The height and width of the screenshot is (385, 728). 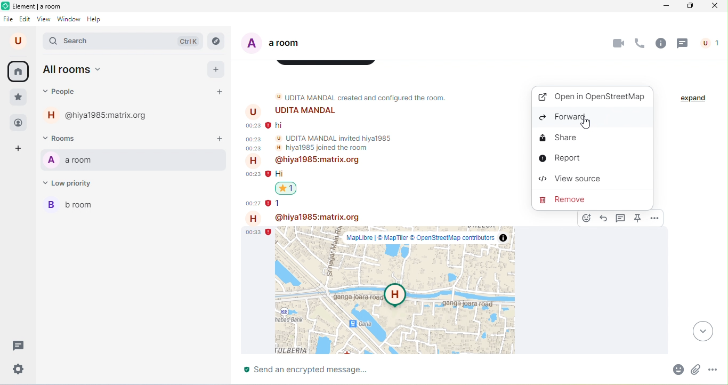 I want to click on open in OpenStreetMap, so click(x=593, y=97).